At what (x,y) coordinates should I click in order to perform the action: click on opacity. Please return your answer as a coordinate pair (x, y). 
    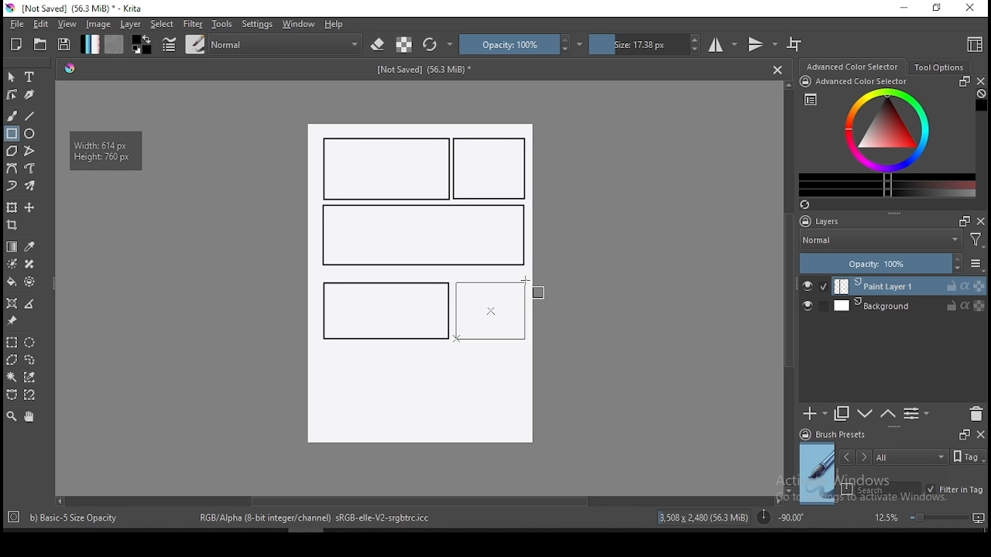
    Looking at the image, I should click on (521, 44).